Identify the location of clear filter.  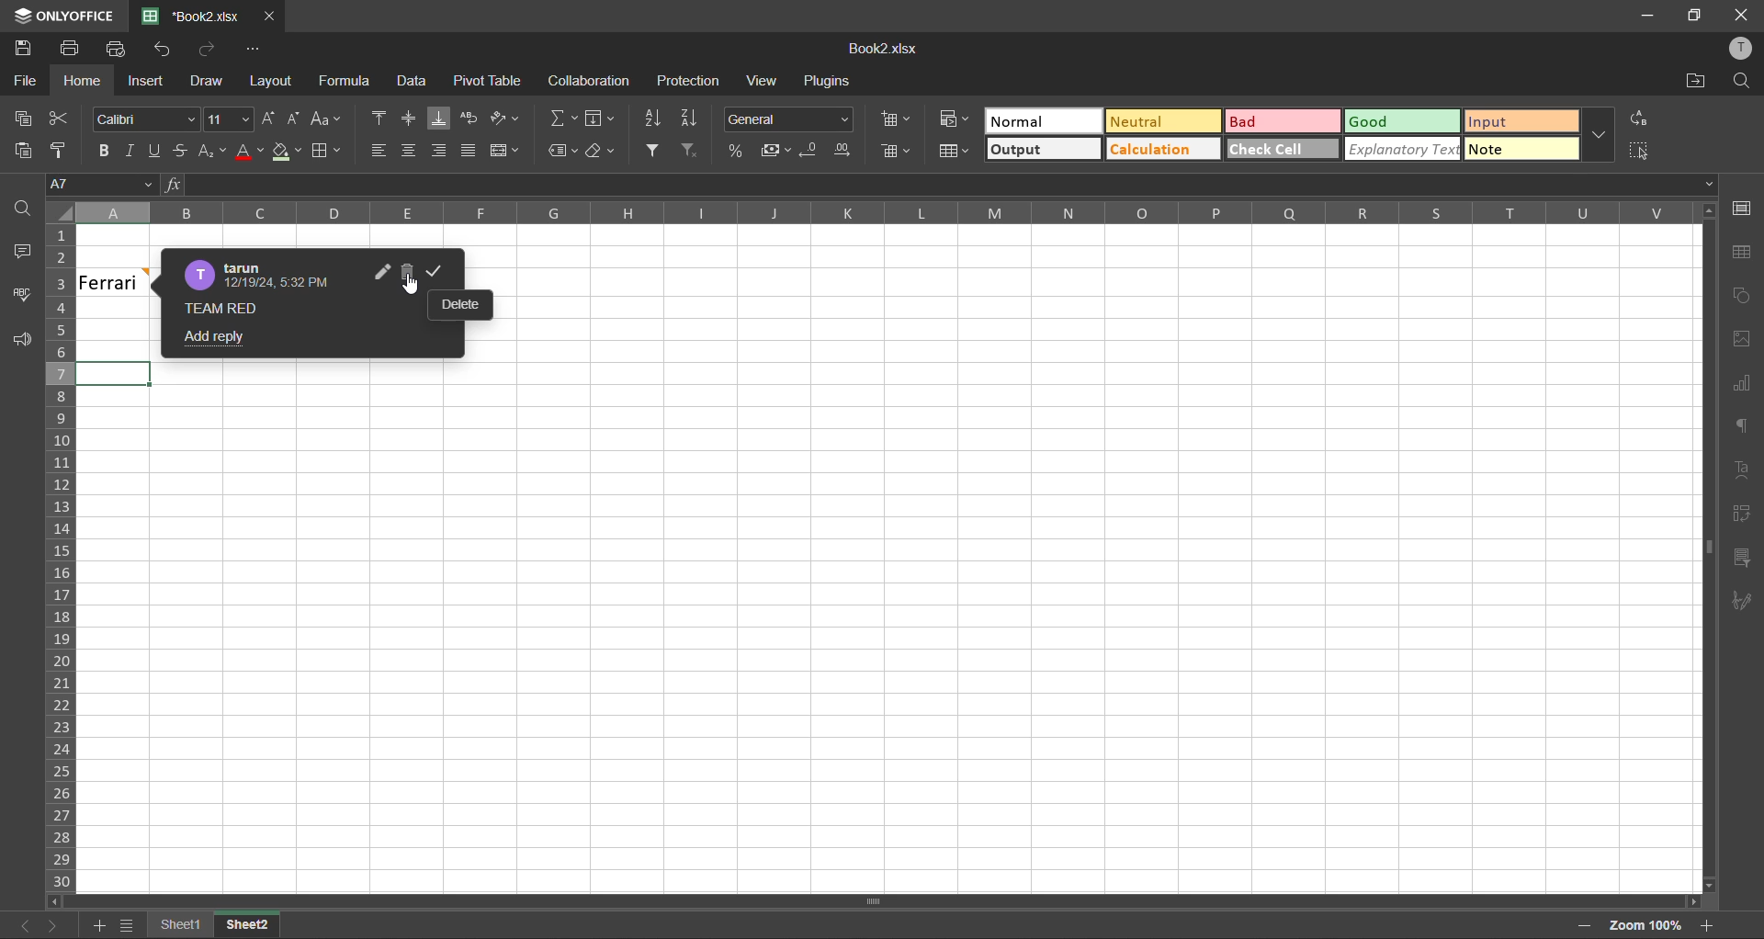
(687, 151).